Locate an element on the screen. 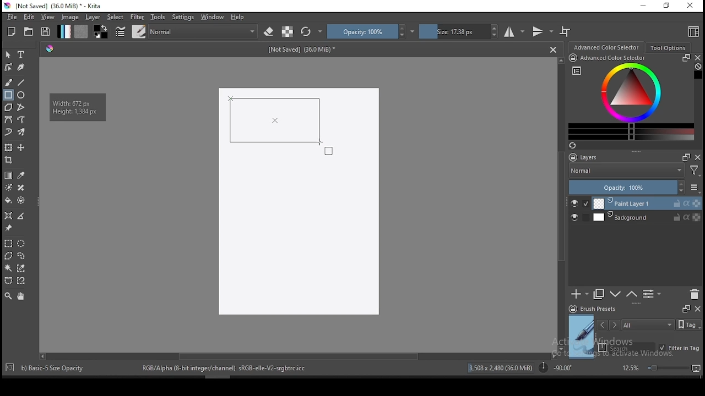 This screenshot has width=705, height=396. opacity is located at coordinates (633, 188).